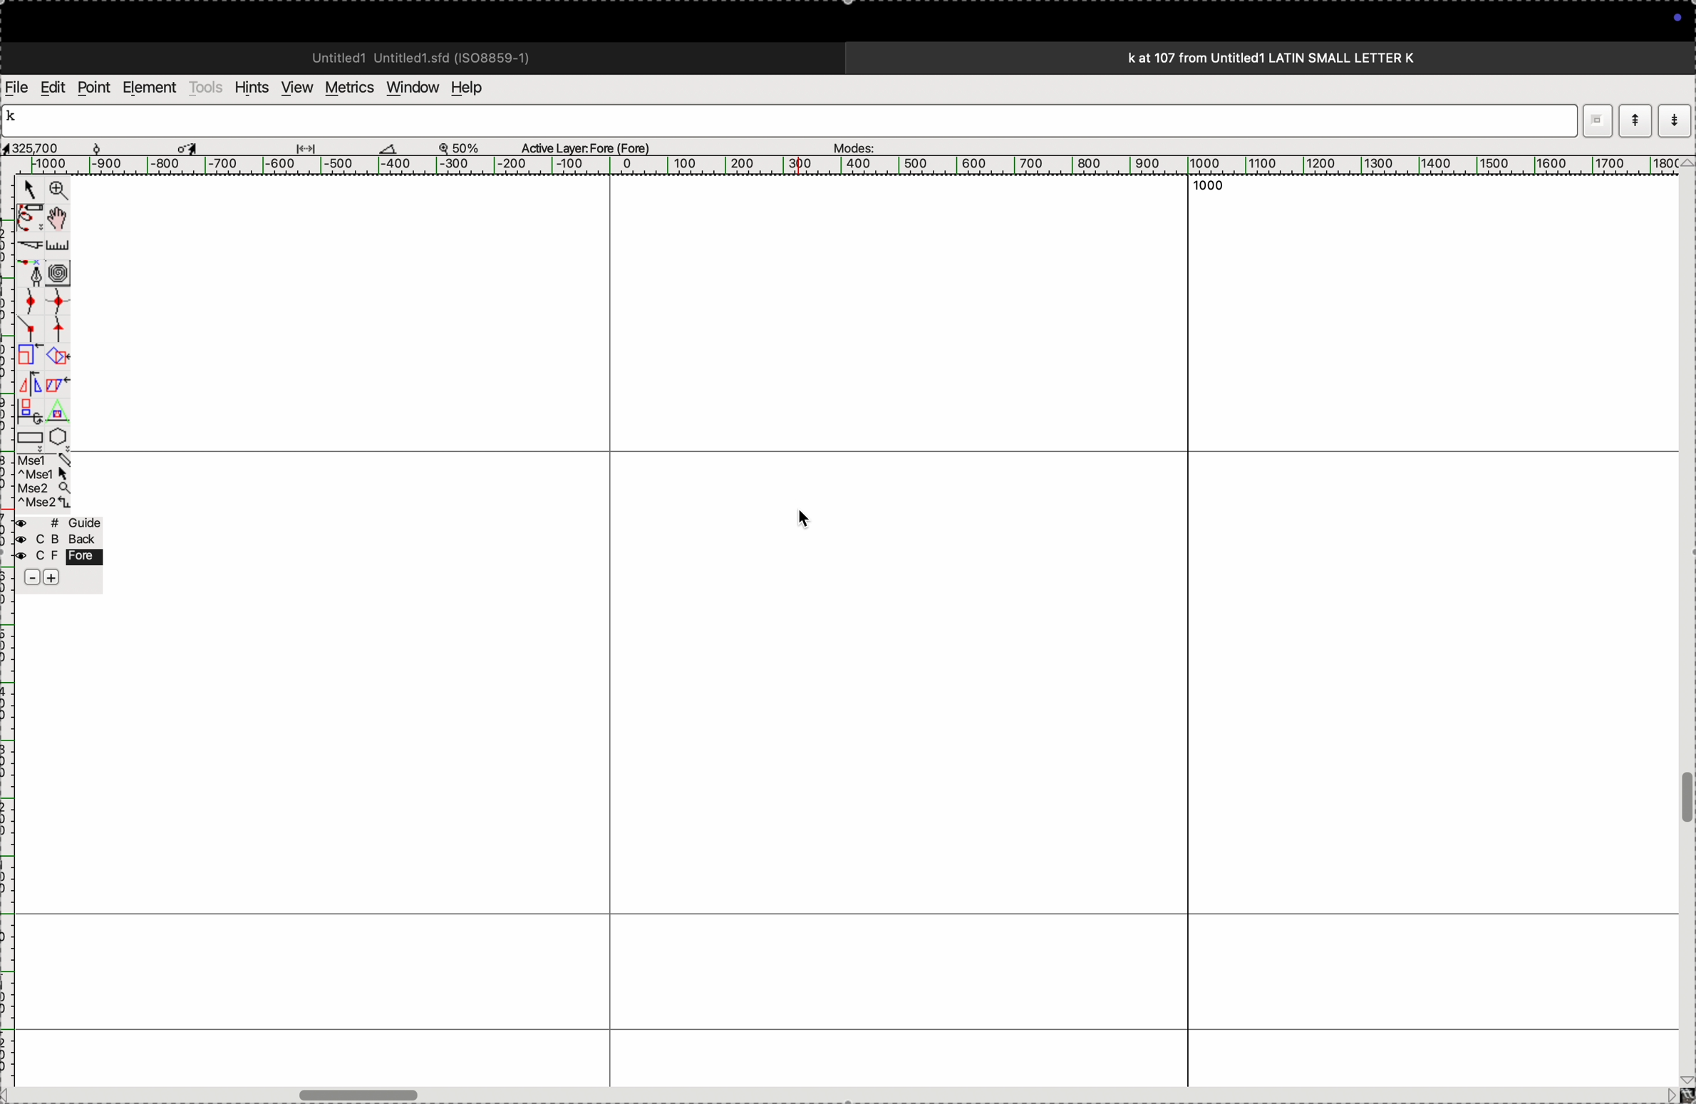 The width and height of the screenshot is (1696, 1104). I want to click on modeup, so click(1635, 120).